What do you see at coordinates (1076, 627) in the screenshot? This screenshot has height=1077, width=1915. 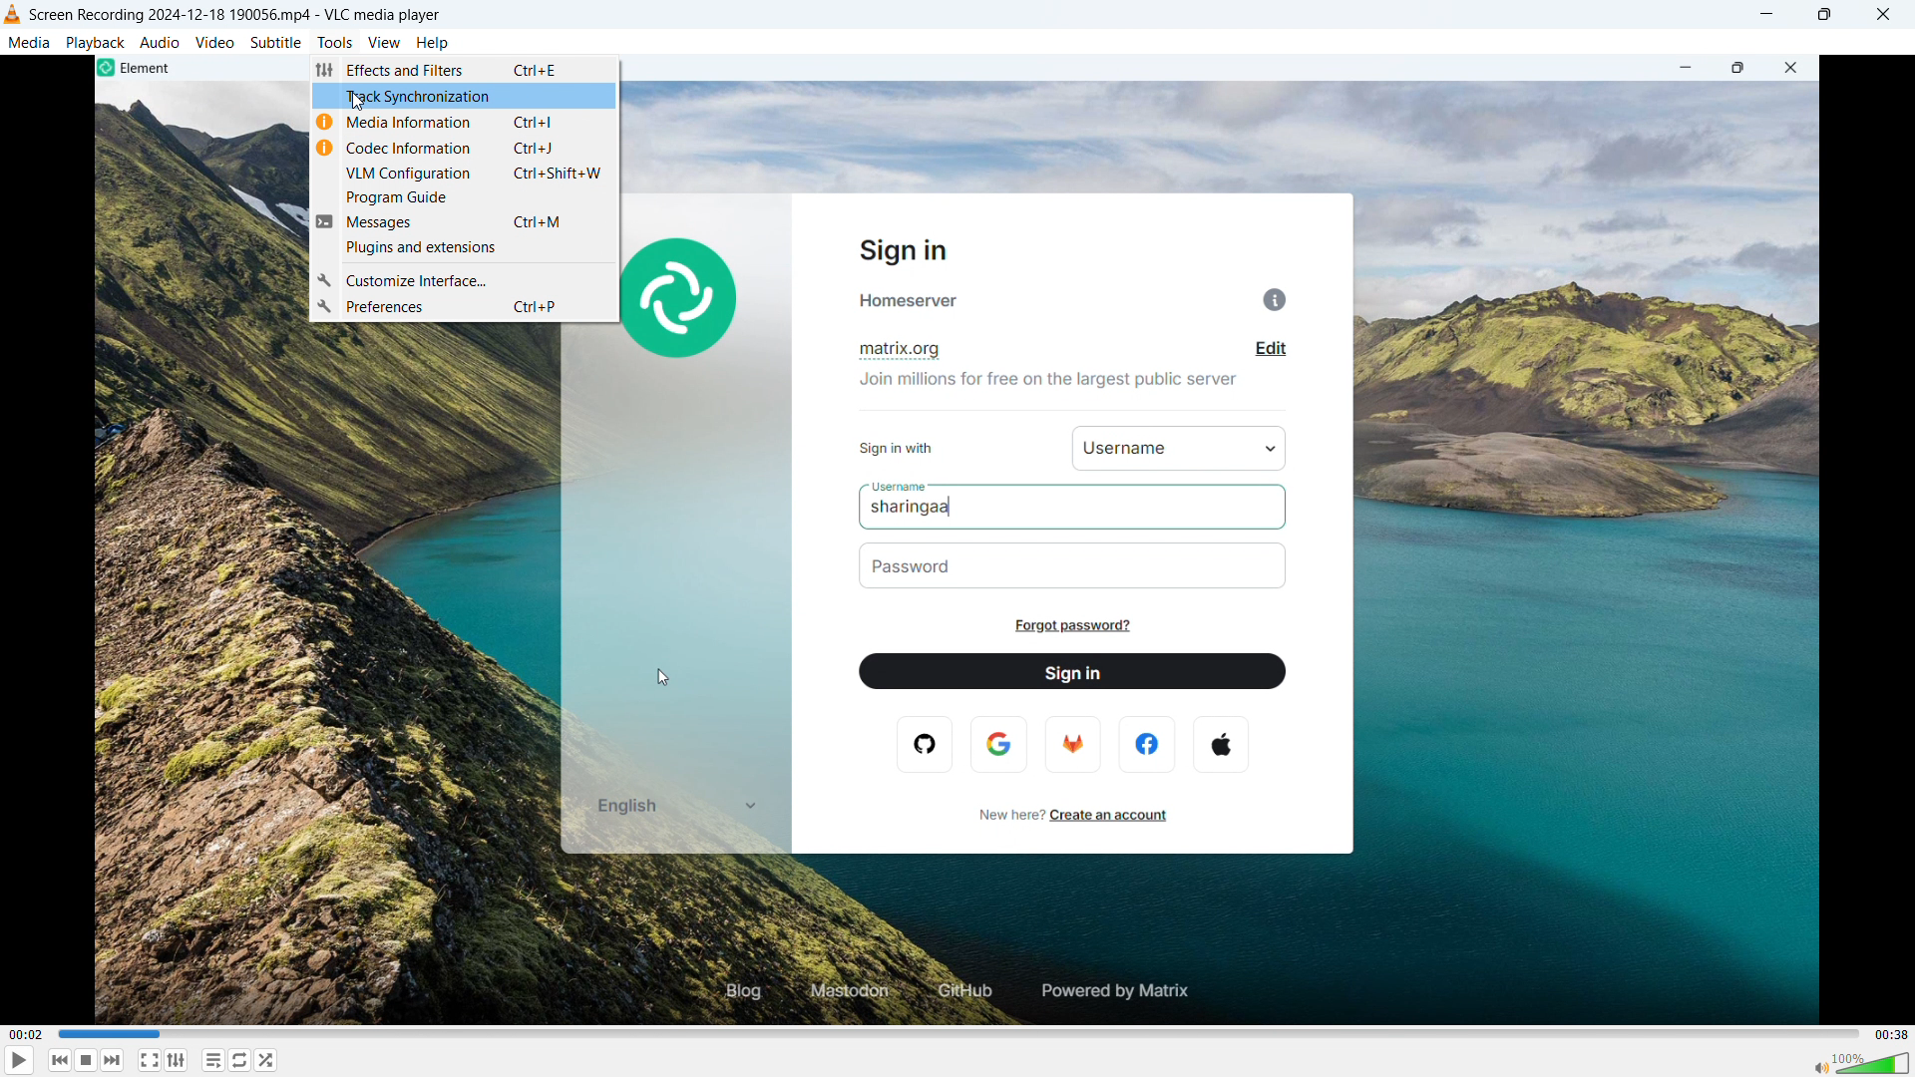 I see `forgot password?` at bounding box center [1076, 627].